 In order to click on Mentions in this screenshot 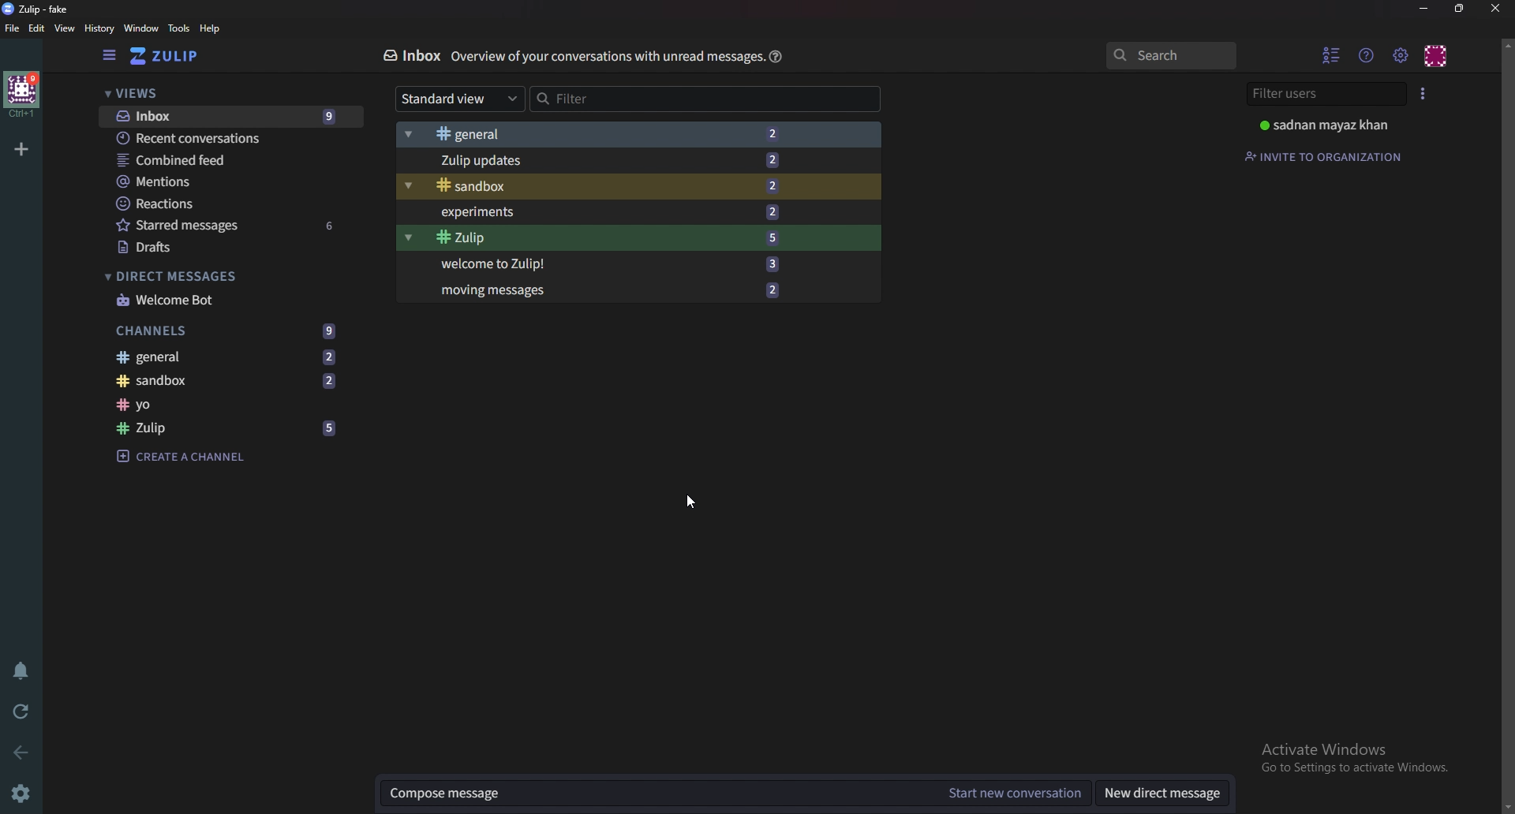, I will do `click(211, 182)`.